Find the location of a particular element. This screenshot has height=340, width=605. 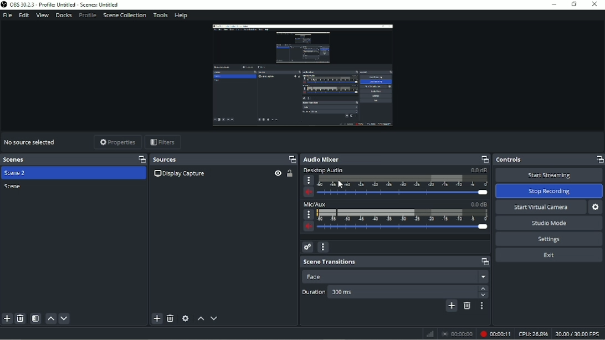

Graph is located at coordinates (429, 334).